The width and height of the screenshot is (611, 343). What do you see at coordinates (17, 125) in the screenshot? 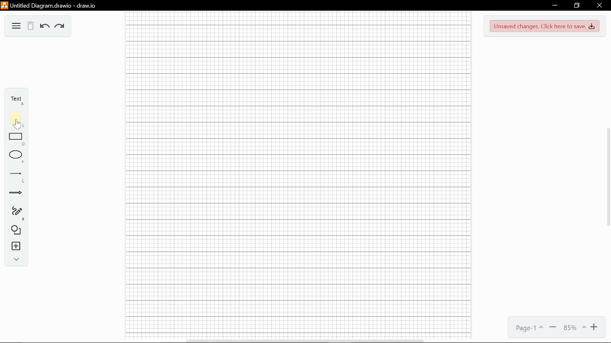
I see `pointer` at bounding box center [17, 125].